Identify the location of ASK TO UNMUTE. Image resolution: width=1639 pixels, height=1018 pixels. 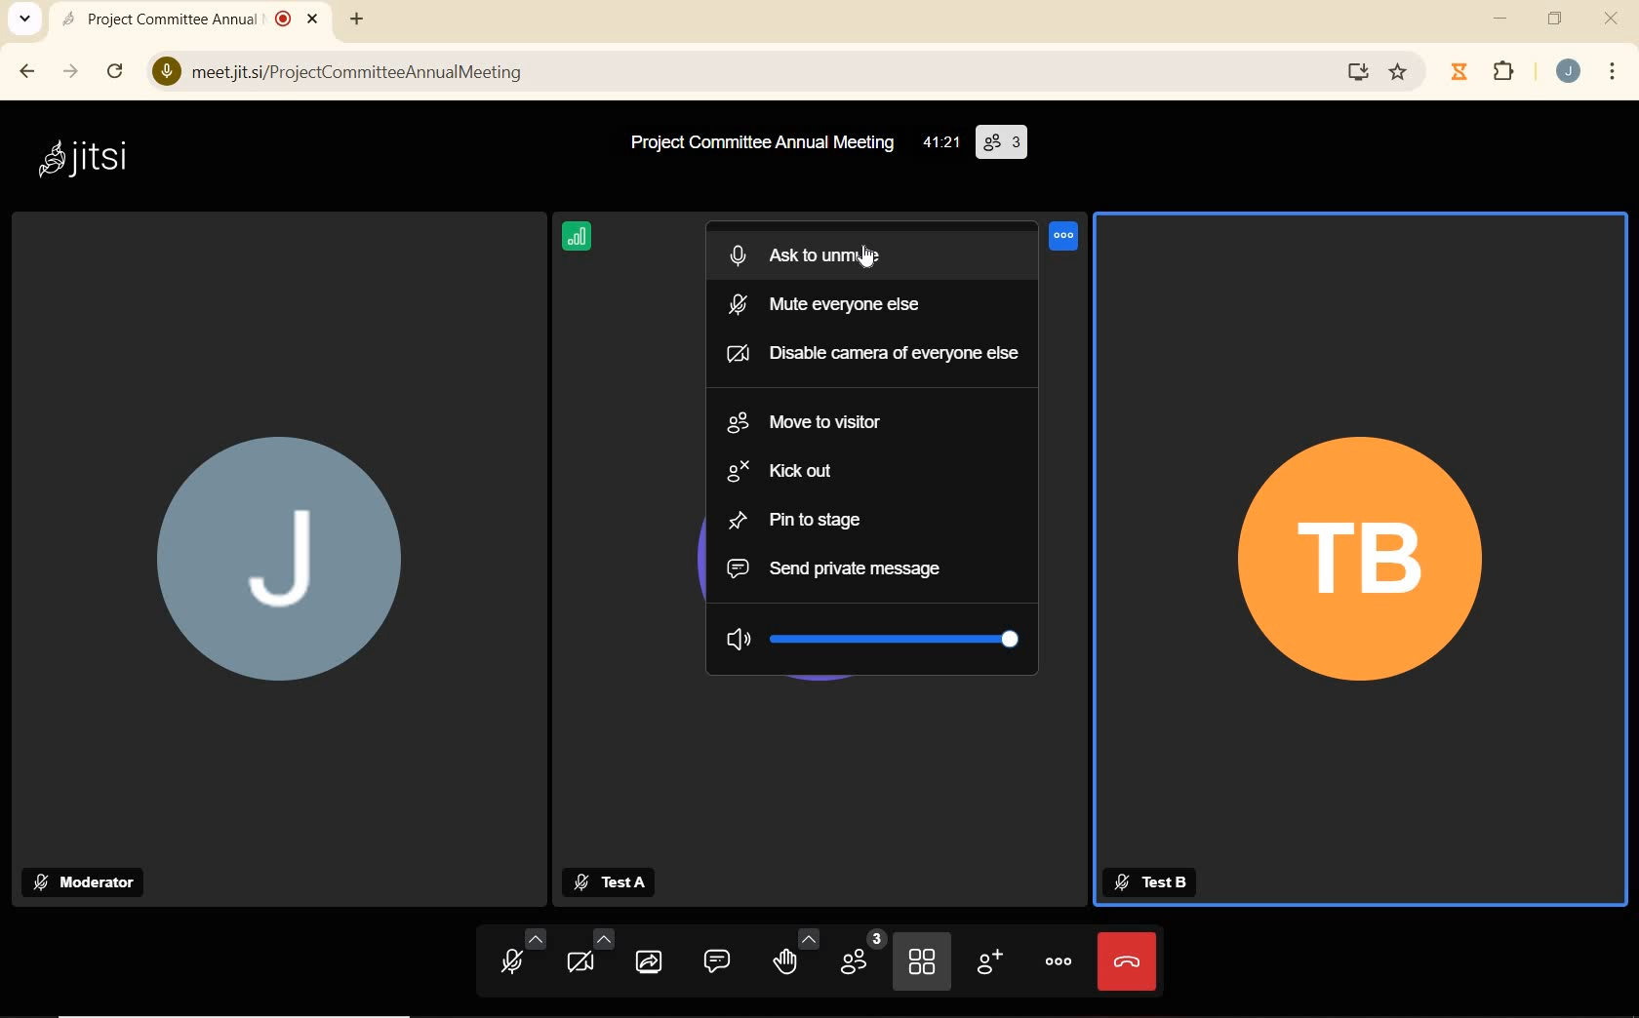
(832, 251).